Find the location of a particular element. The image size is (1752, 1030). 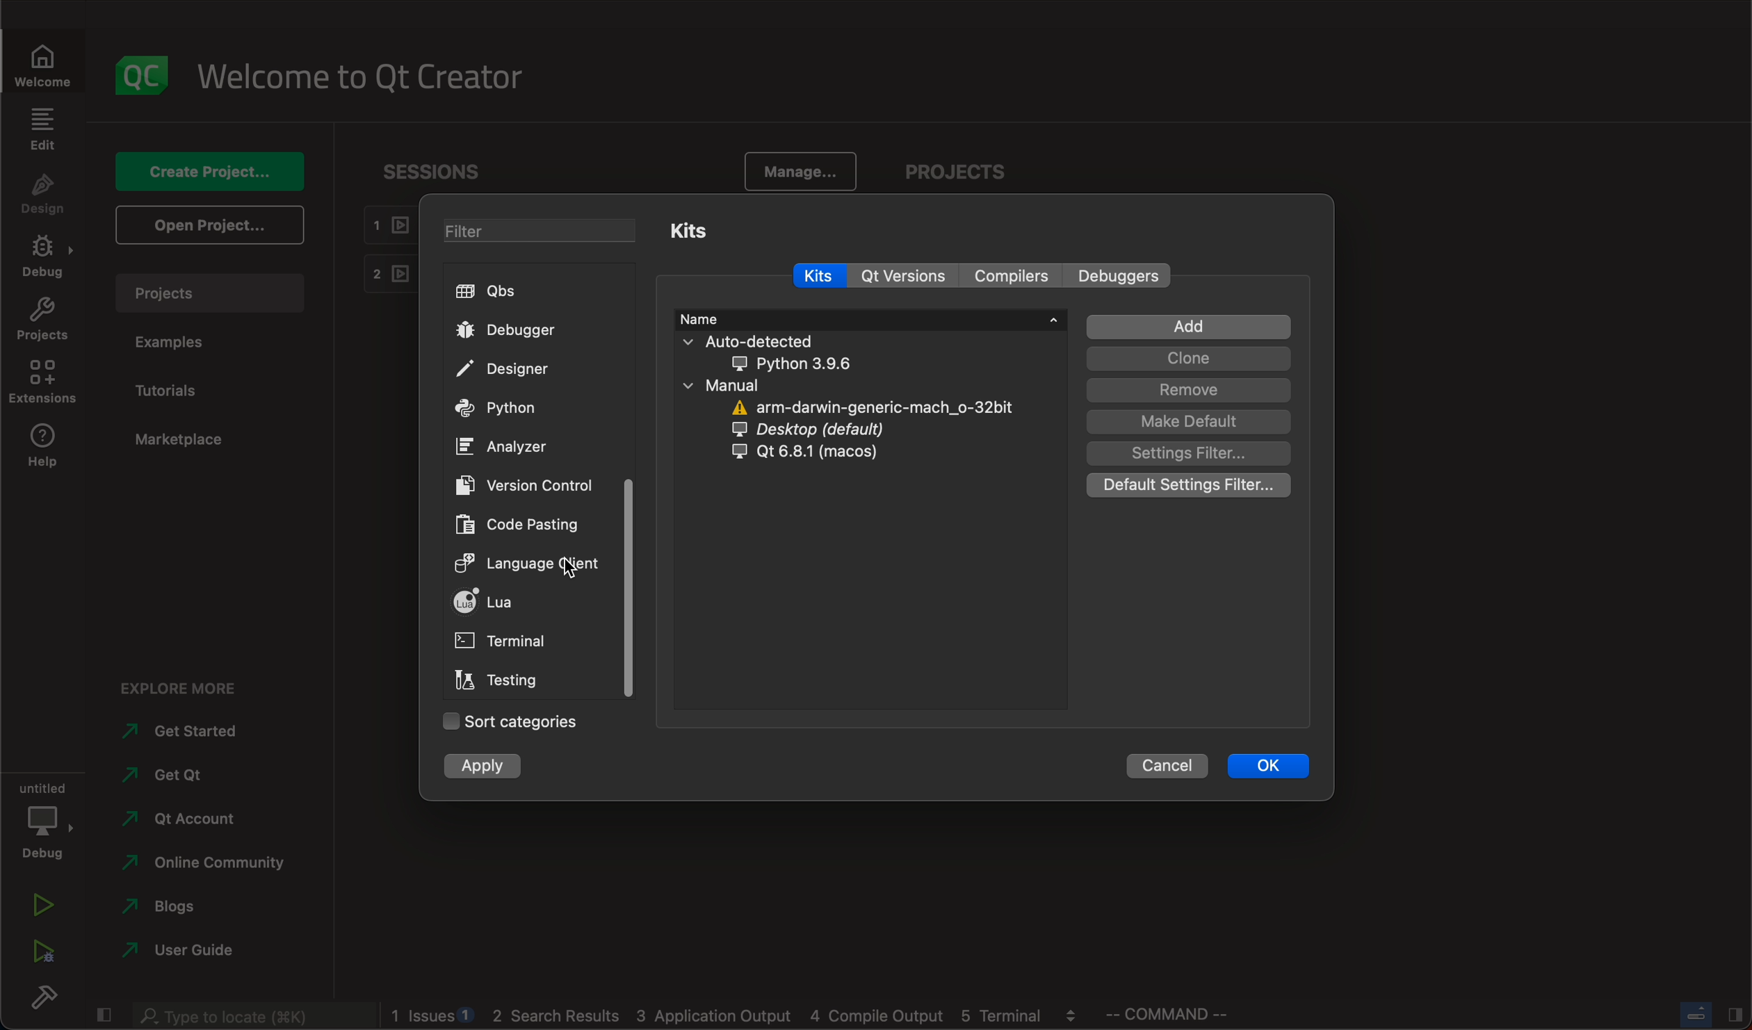

close slide bar is located at coordinates (1704, 1013).